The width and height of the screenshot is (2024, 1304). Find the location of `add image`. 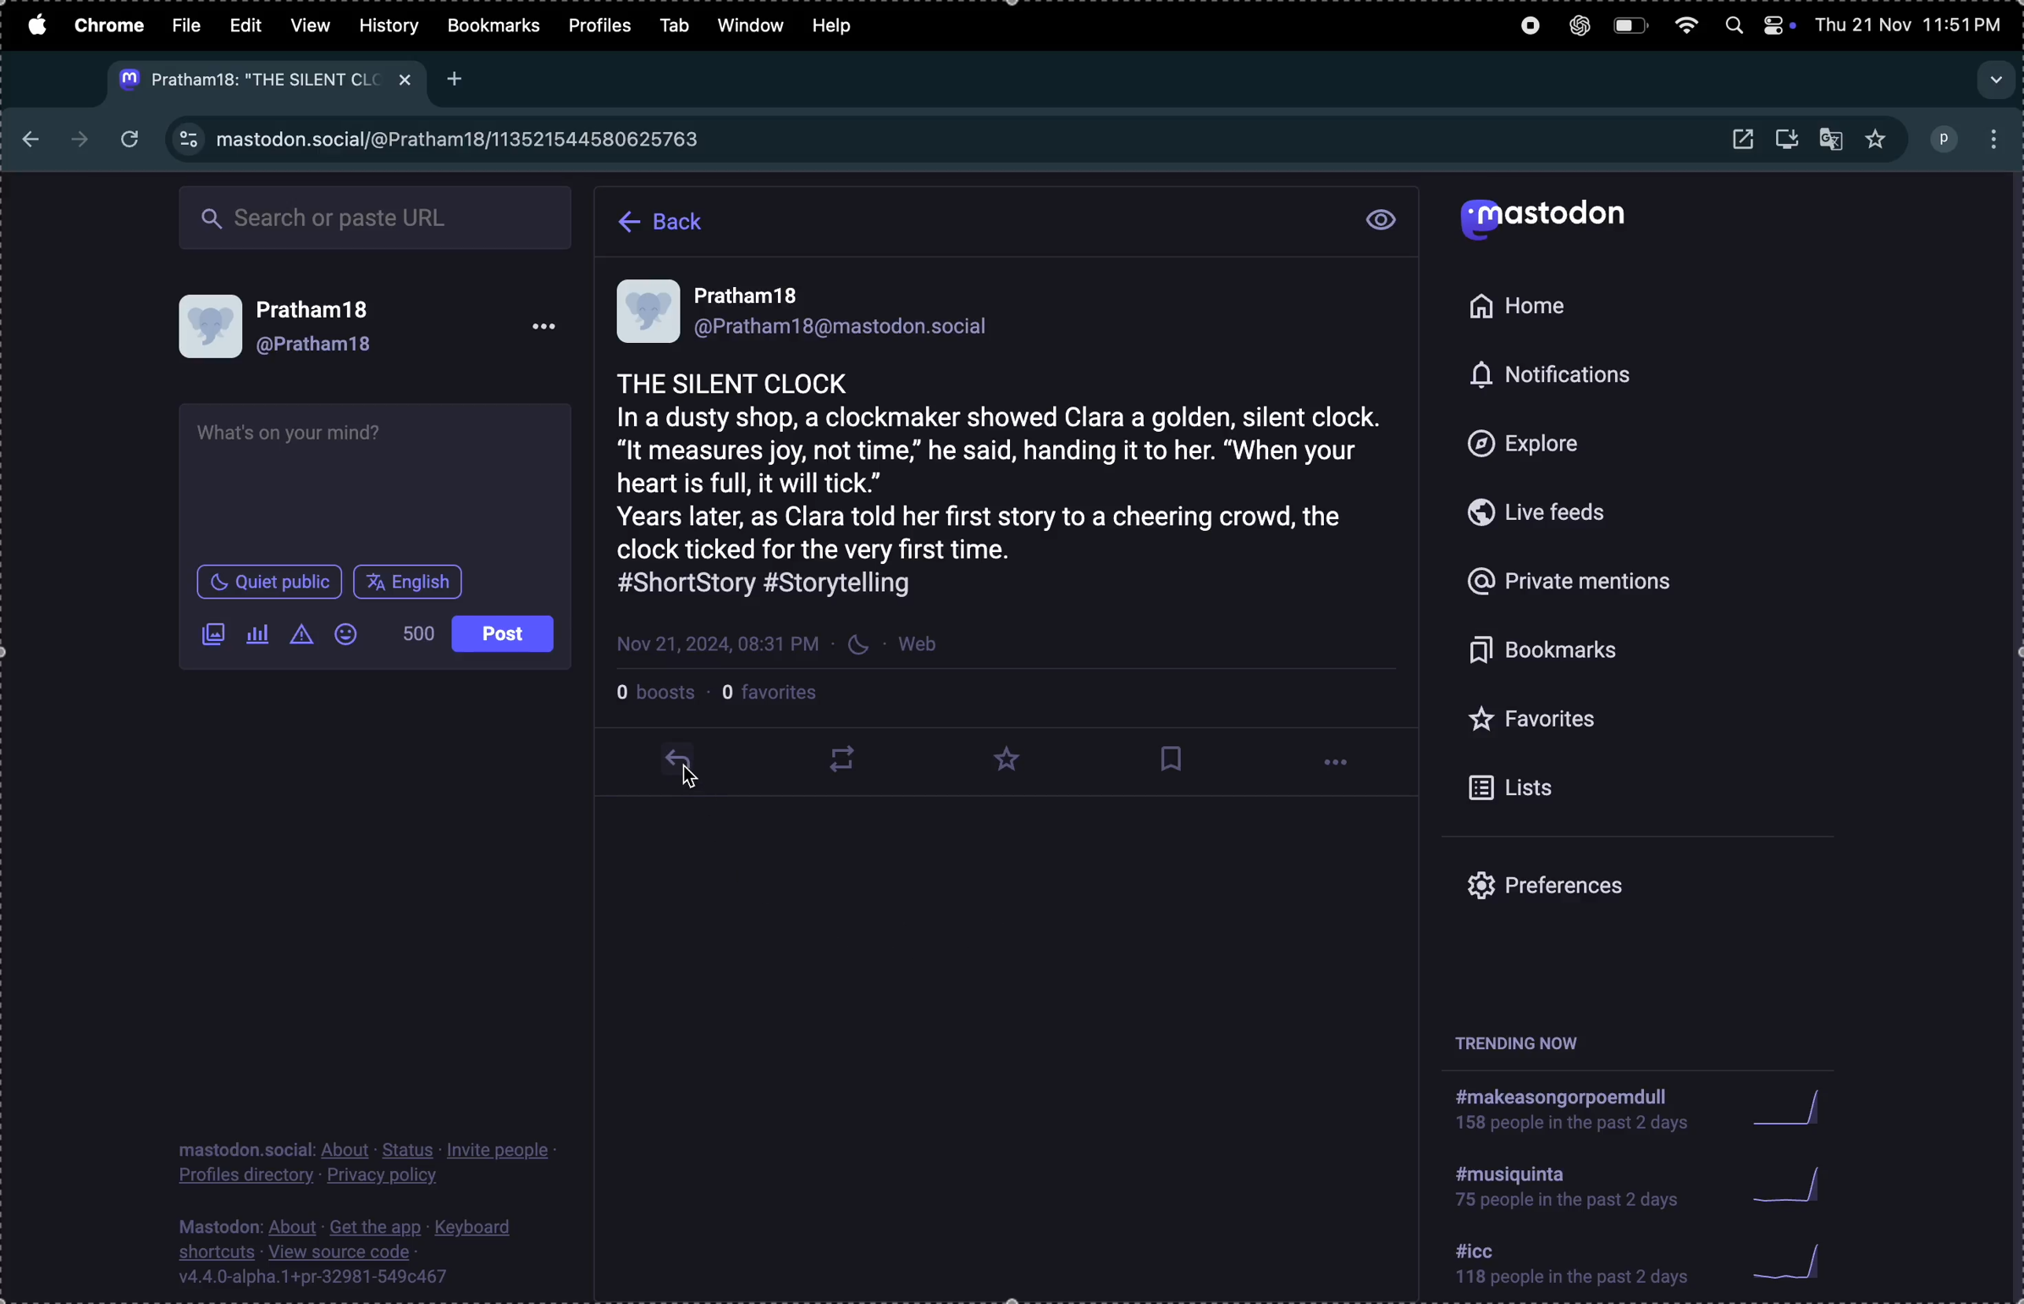

add image is located at coordinates (207, 635).